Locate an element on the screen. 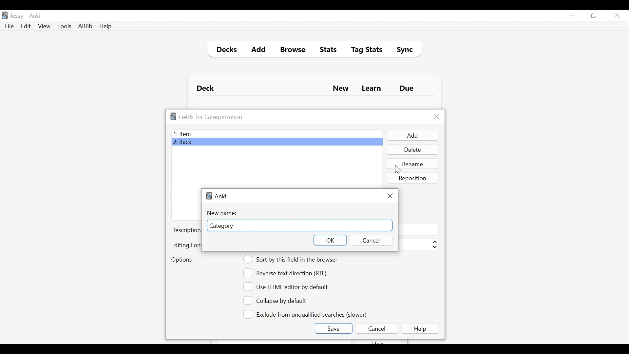 This screenshot has height=354, width=629. Back is located at coordinates (184, 143).